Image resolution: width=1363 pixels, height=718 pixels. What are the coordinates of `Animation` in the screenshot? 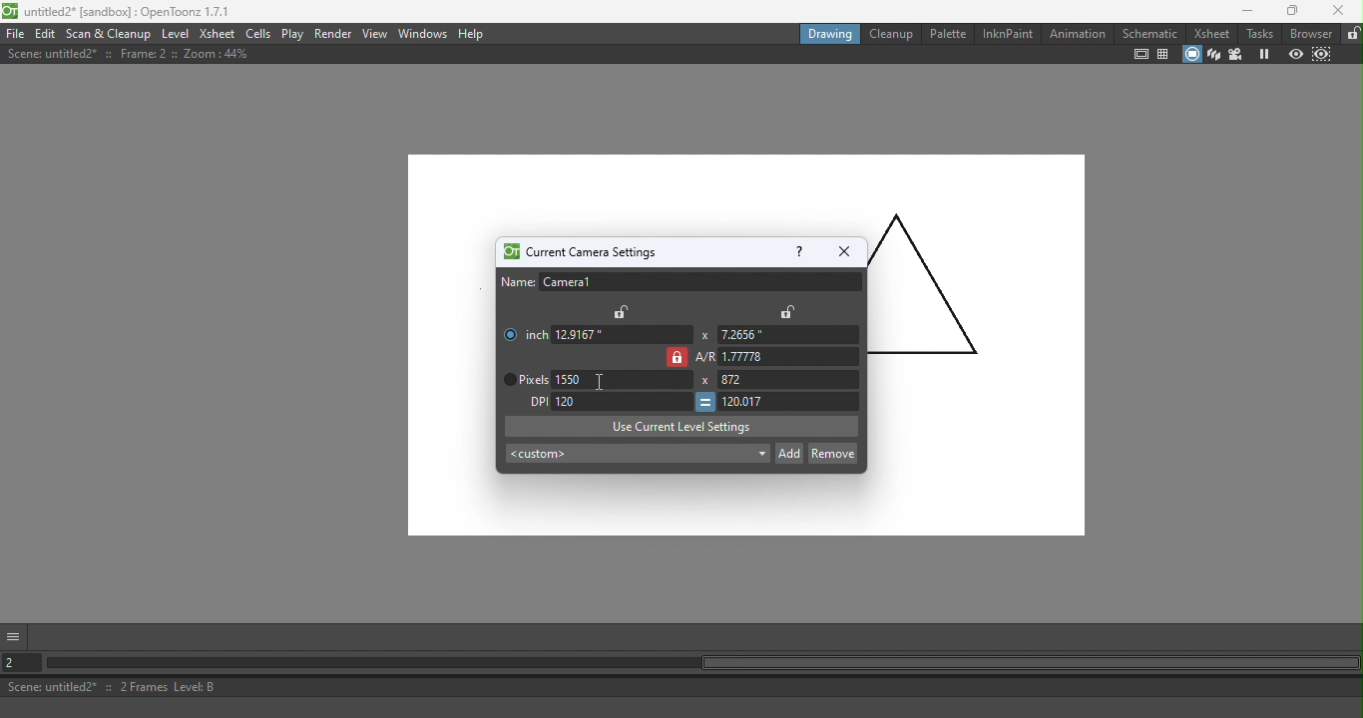 It's located at (1076, 33).